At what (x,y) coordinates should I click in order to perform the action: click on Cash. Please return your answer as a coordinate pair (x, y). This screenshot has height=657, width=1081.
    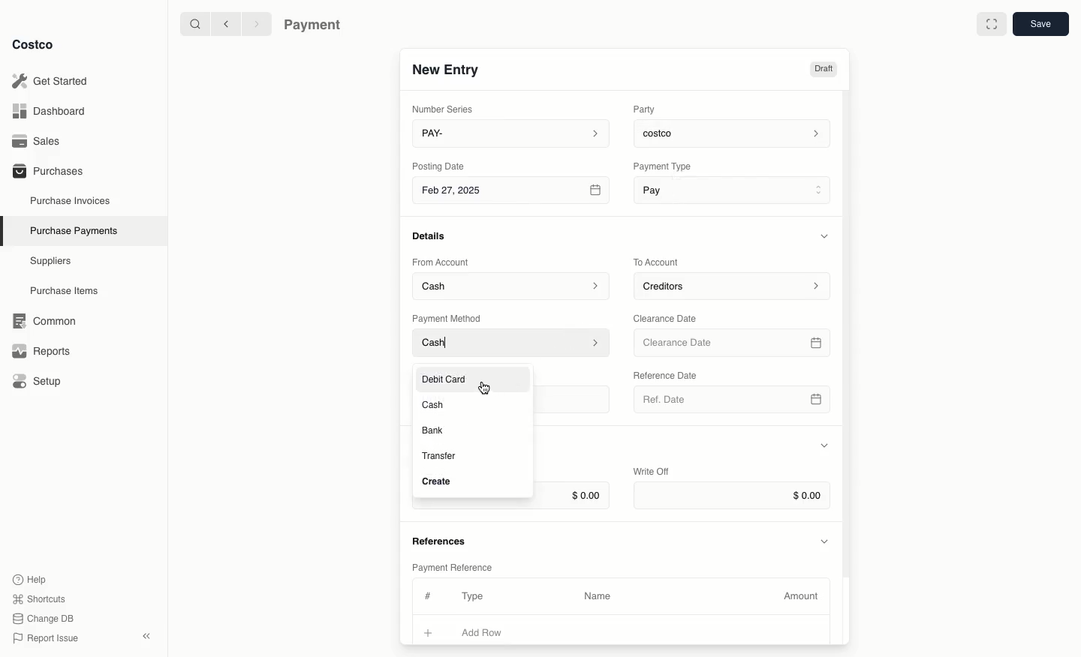
    Looking at the image, I should click on (435, 404).